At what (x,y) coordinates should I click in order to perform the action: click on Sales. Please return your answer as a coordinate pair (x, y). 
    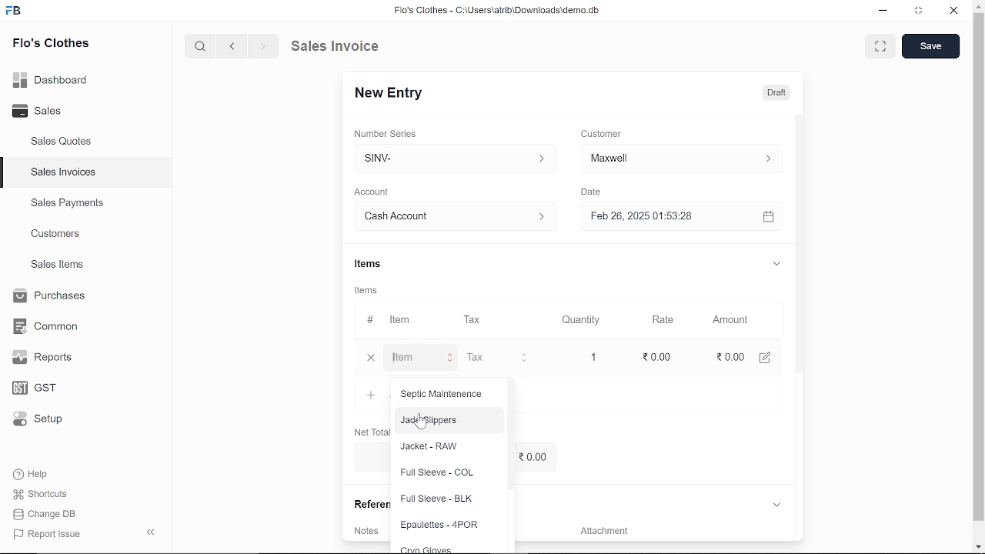
    Looking at the image, I should click on (54, 112).